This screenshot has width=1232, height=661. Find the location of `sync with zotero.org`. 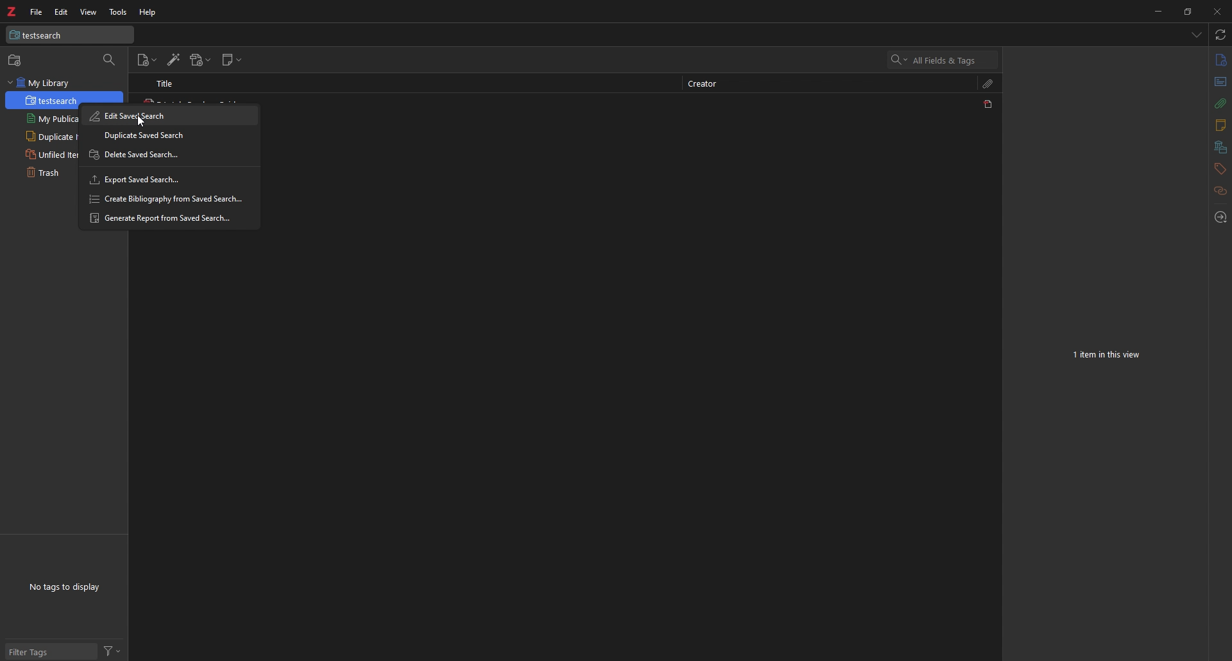

sync with zotero.org is located at coordinates (1221, 34).